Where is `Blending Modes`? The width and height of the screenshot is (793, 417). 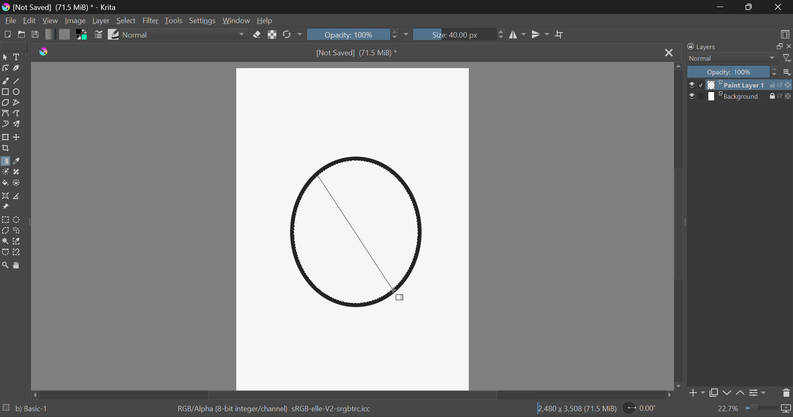
Blending Modes is located at coordinates (184, 34).